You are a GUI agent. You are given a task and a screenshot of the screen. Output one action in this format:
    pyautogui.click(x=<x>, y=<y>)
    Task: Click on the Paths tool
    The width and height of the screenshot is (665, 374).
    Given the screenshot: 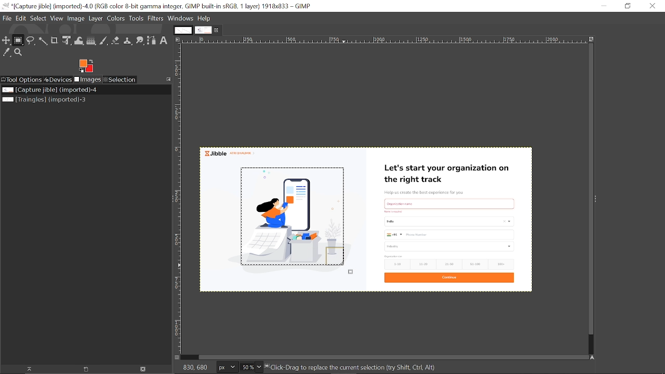 What is the action you would take?
    pyautogui.click(x=152, y=41)
    